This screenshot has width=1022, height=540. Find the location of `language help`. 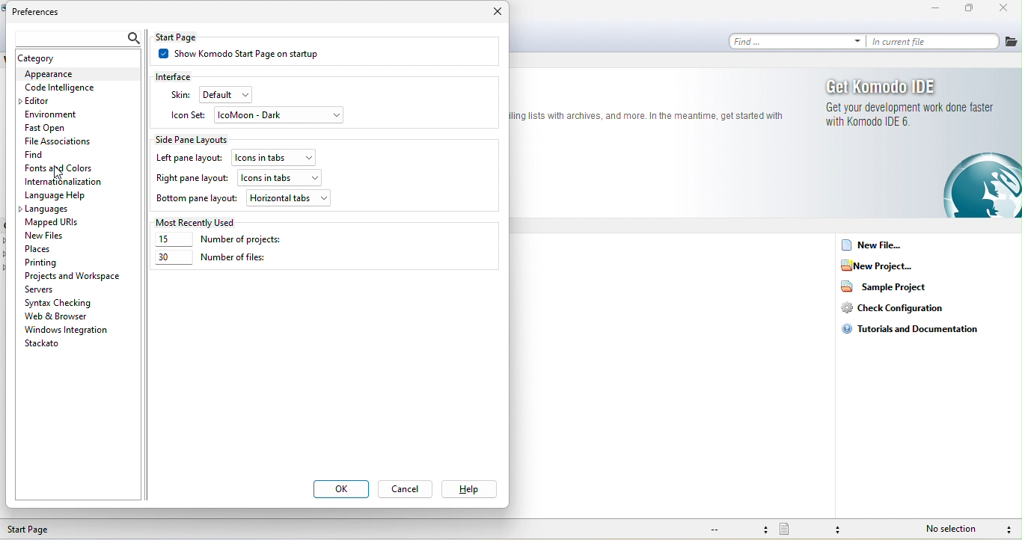

language help is located at coordinates (65, 194).